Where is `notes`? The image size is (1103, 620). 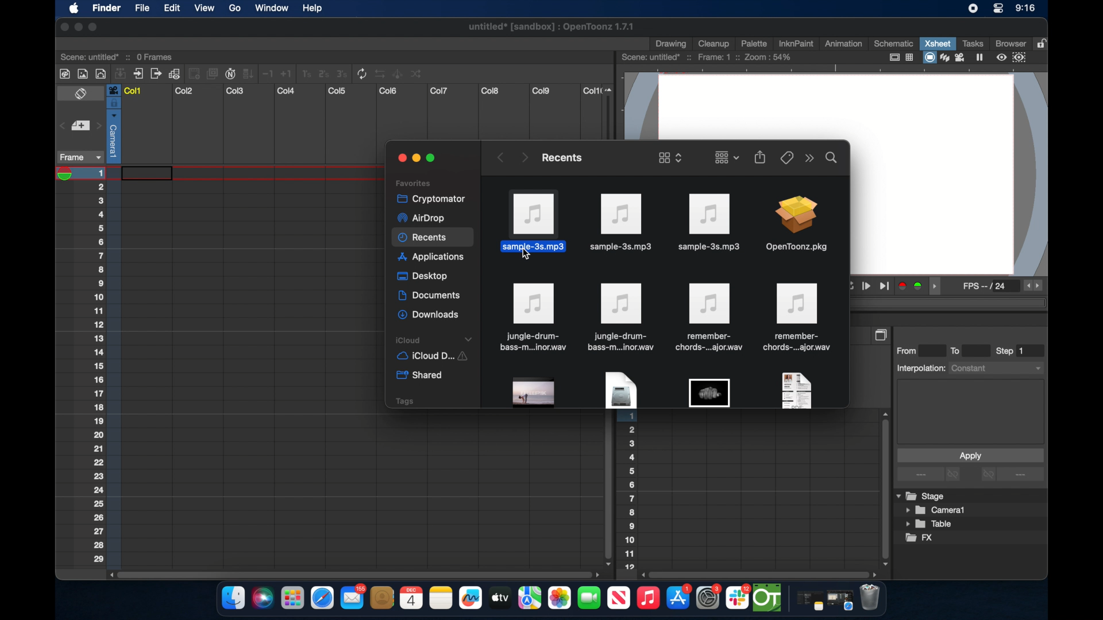
notes is located at coordinates (441, 598).